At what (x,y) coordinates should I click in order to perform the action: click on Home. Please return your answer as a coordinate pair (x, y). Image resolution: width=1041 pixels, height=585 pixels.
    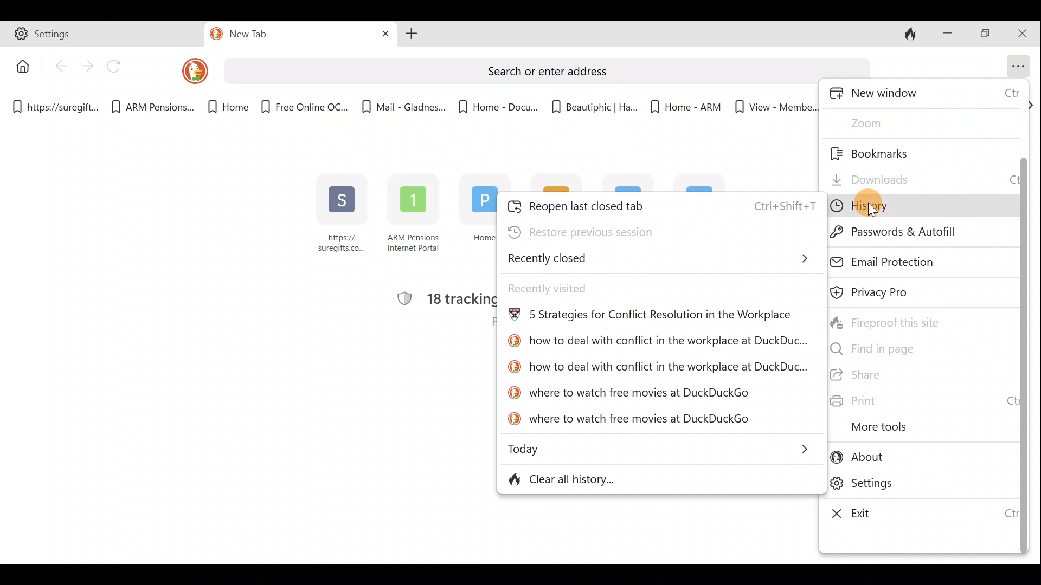
    Looking at the image, I should click on (222, 107).